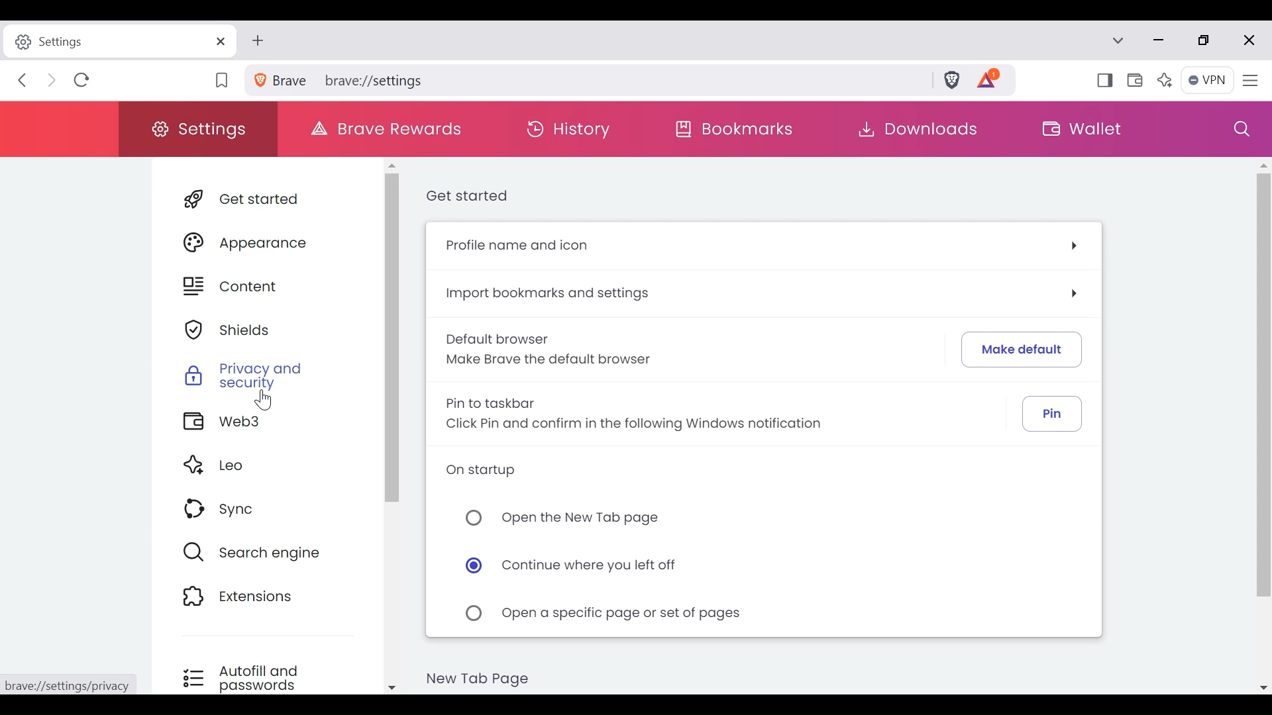 The image size is (1272, 715). Describe the element at coordinates (758, 352) in the screenshot. I see `Default browser` at that location.